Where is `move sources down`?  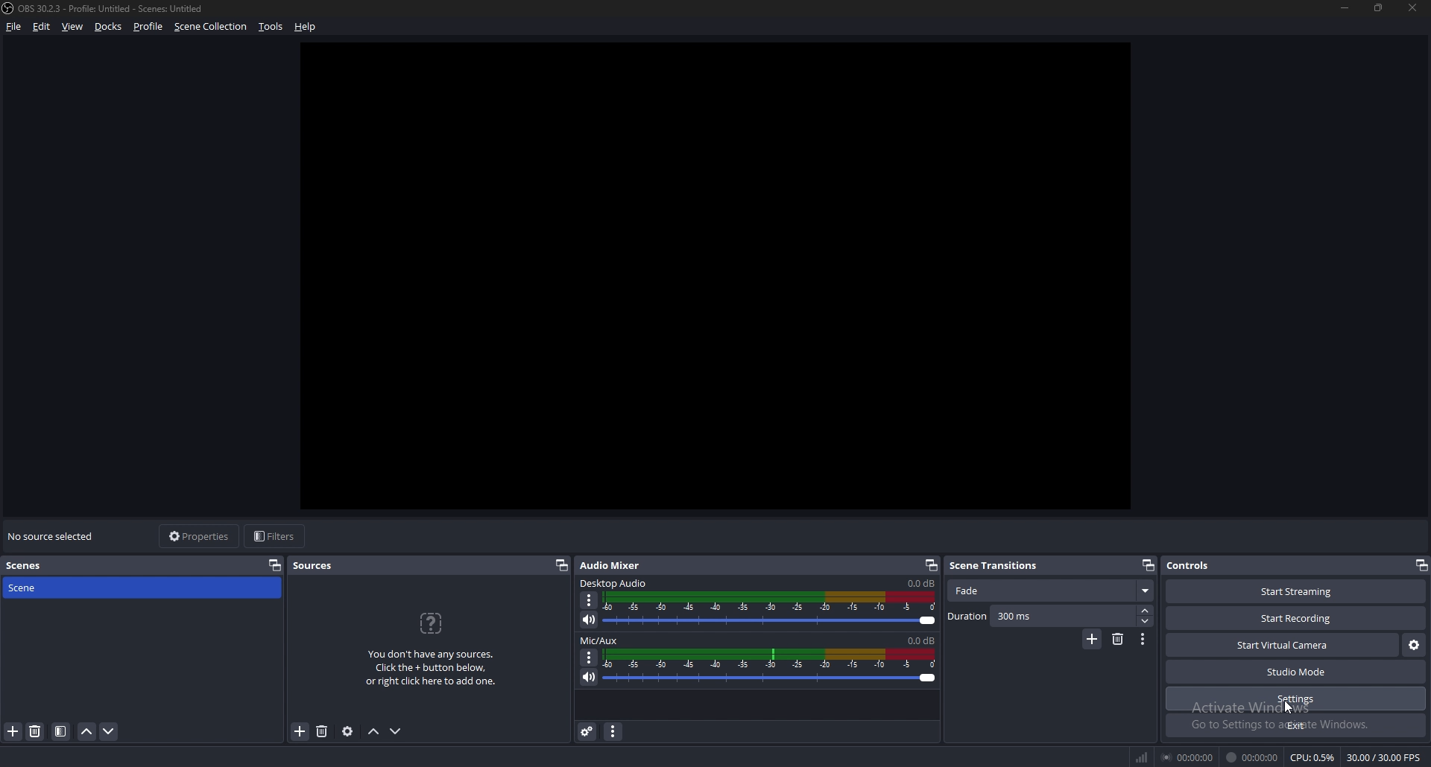 move sources down is located at coordinates (397, 731).